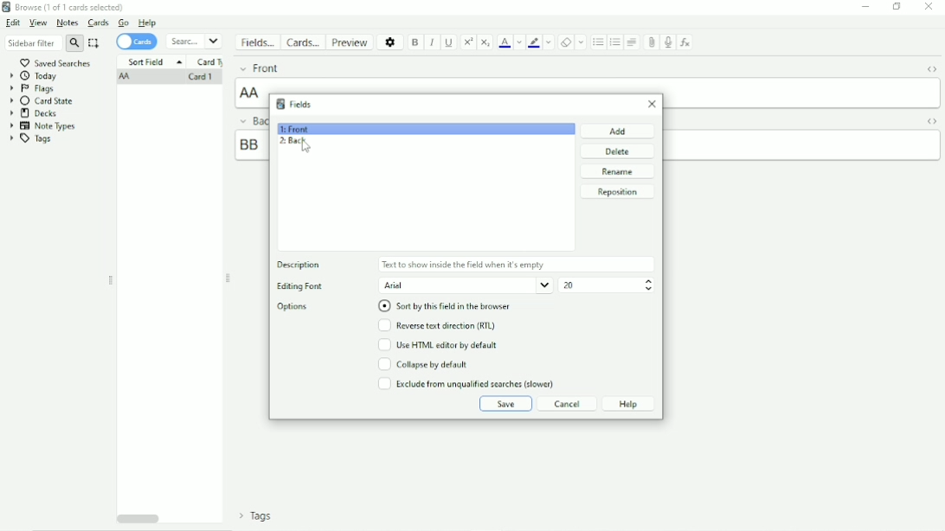 The image size is (945, 531). I want to click on AA, so click(126, 78).